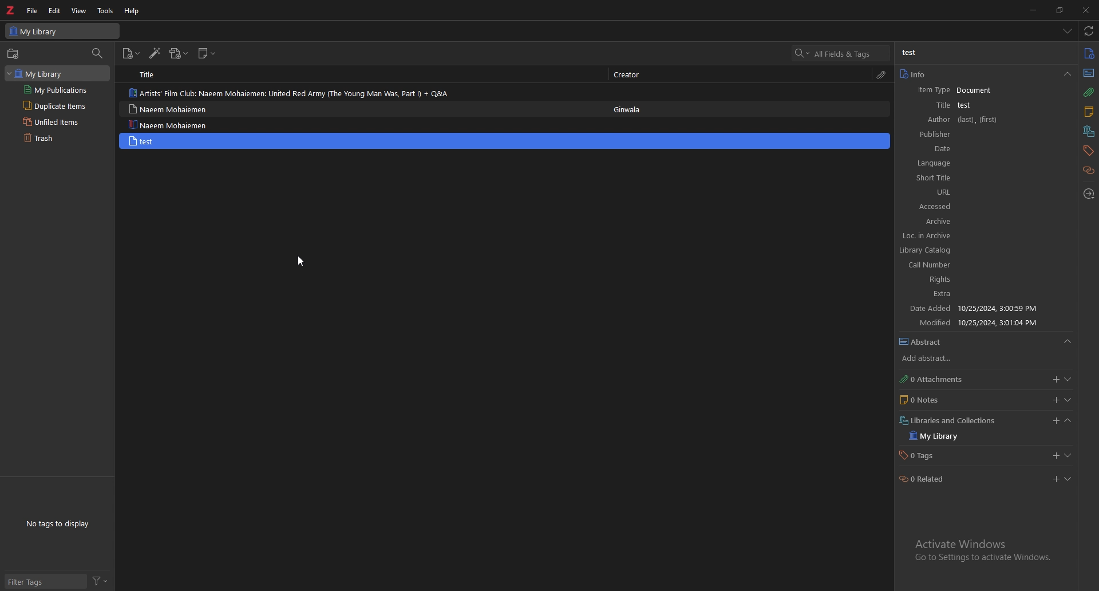 This screenshot has height=591, width=1099. I want to click on Date Added, so click(975, 308).